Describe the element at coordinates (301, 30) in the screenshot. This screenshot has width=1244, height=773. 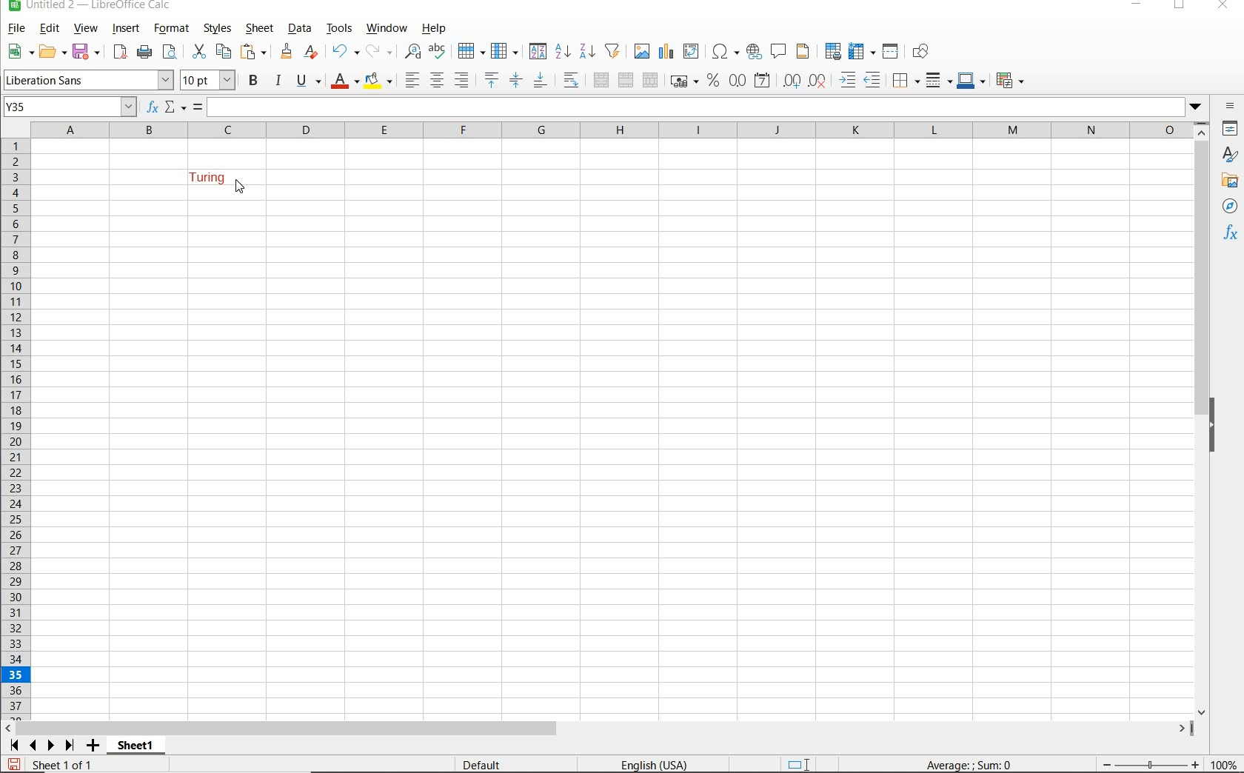
I see `DATA` at that location.